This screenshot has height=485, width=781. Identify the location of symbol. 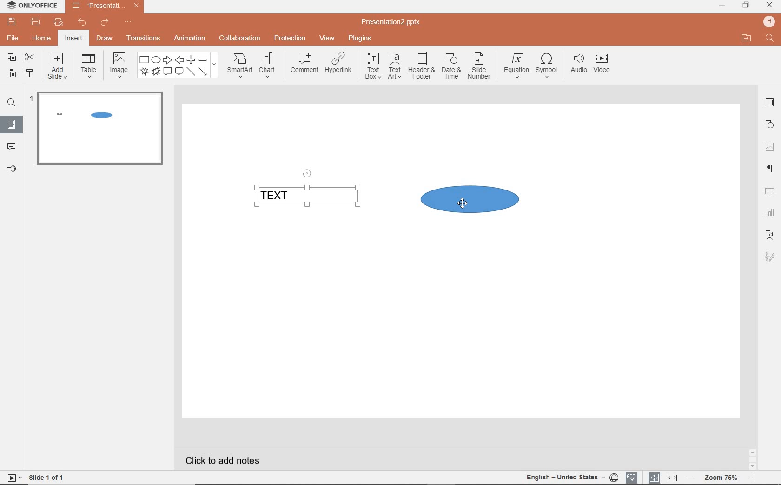
(545, 67).